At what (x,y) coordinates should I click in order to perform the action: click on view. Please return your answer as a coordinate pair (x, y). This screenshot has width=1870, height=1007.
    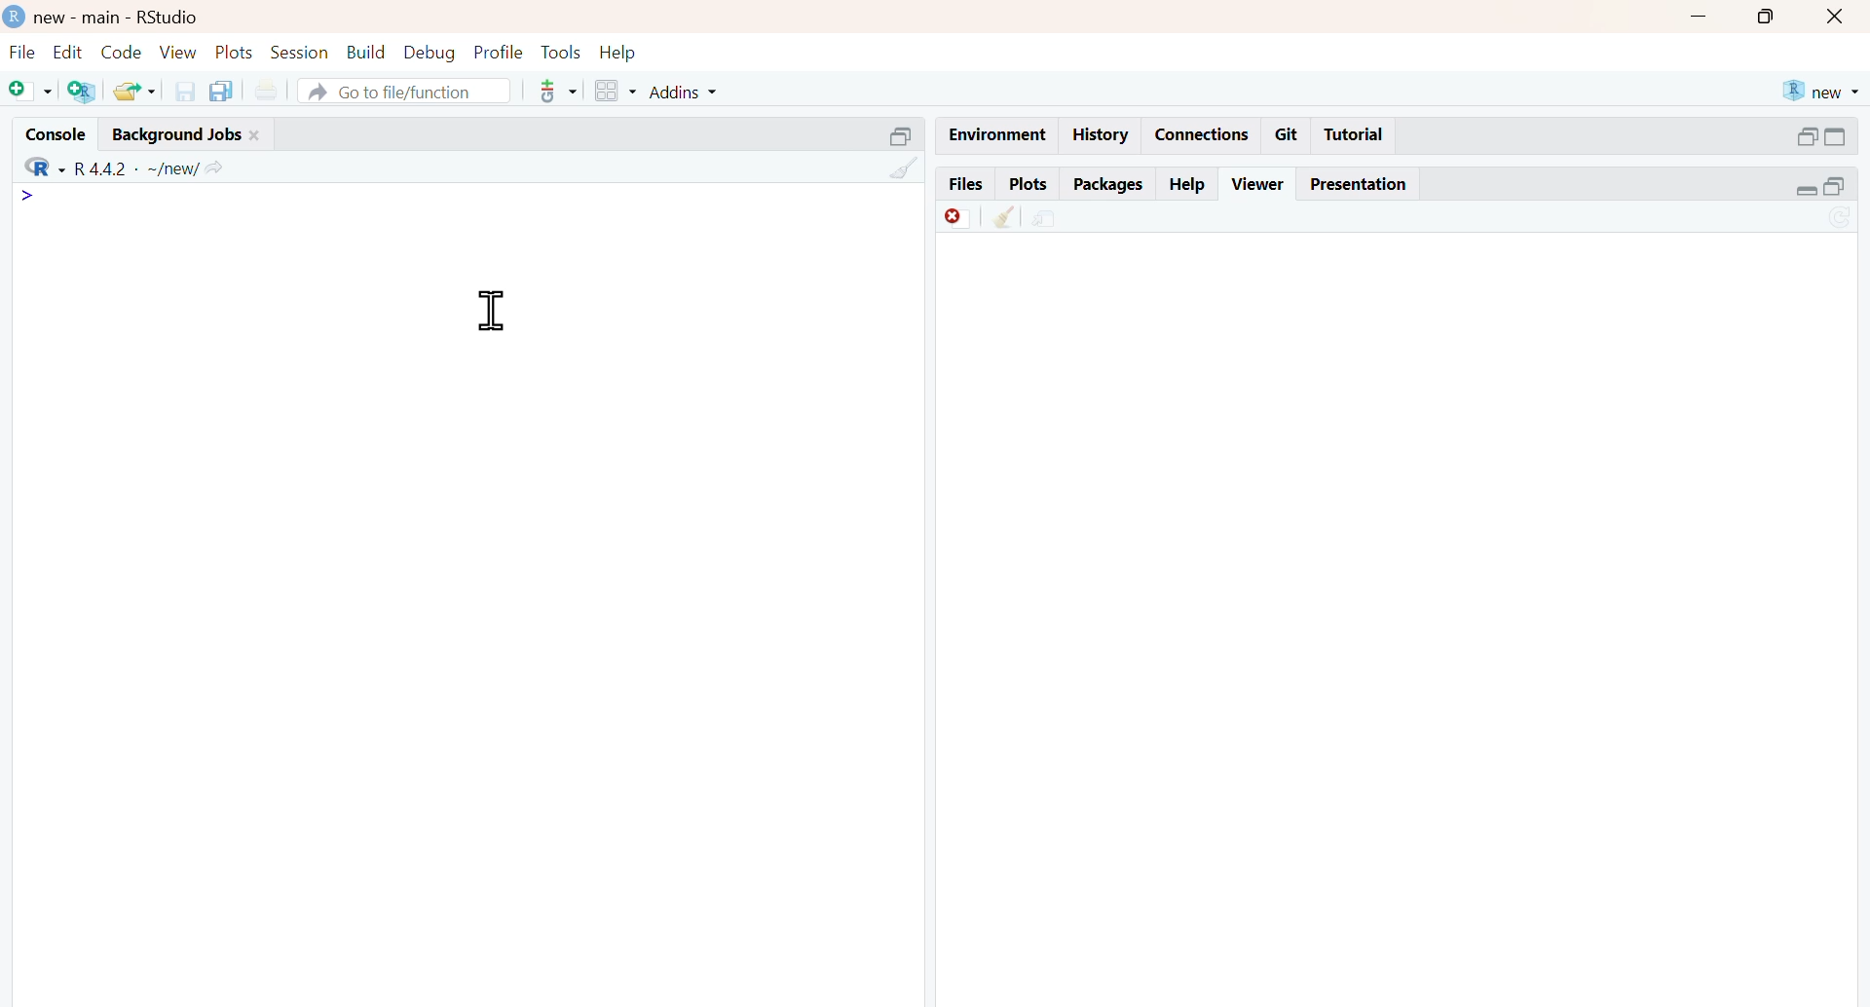
    Looking at the image, I should click on (178, 53).